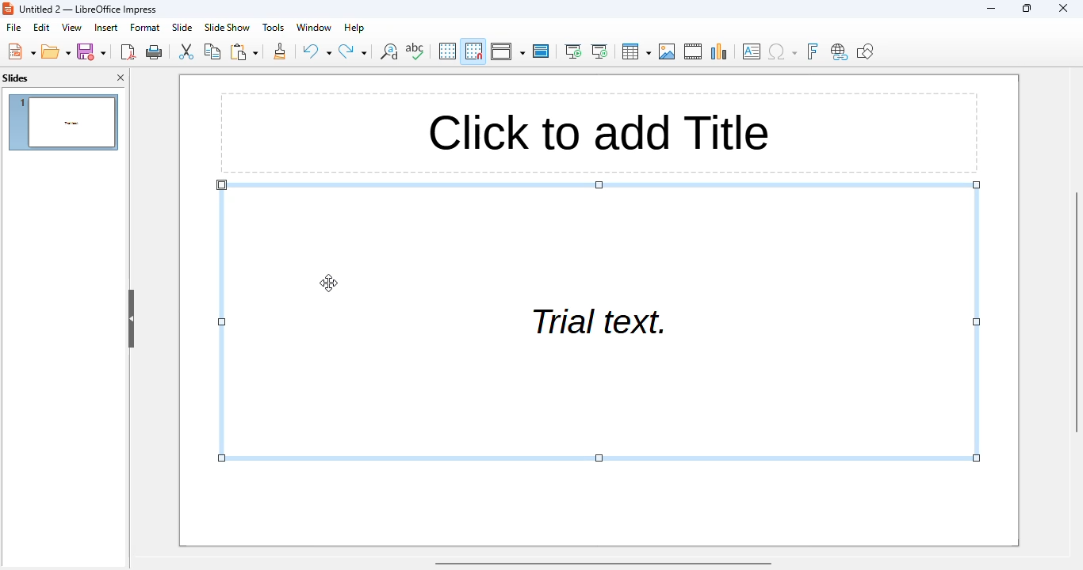 The image size is (1083, 570). I want to click on insert audio or video, so click(694, 51).